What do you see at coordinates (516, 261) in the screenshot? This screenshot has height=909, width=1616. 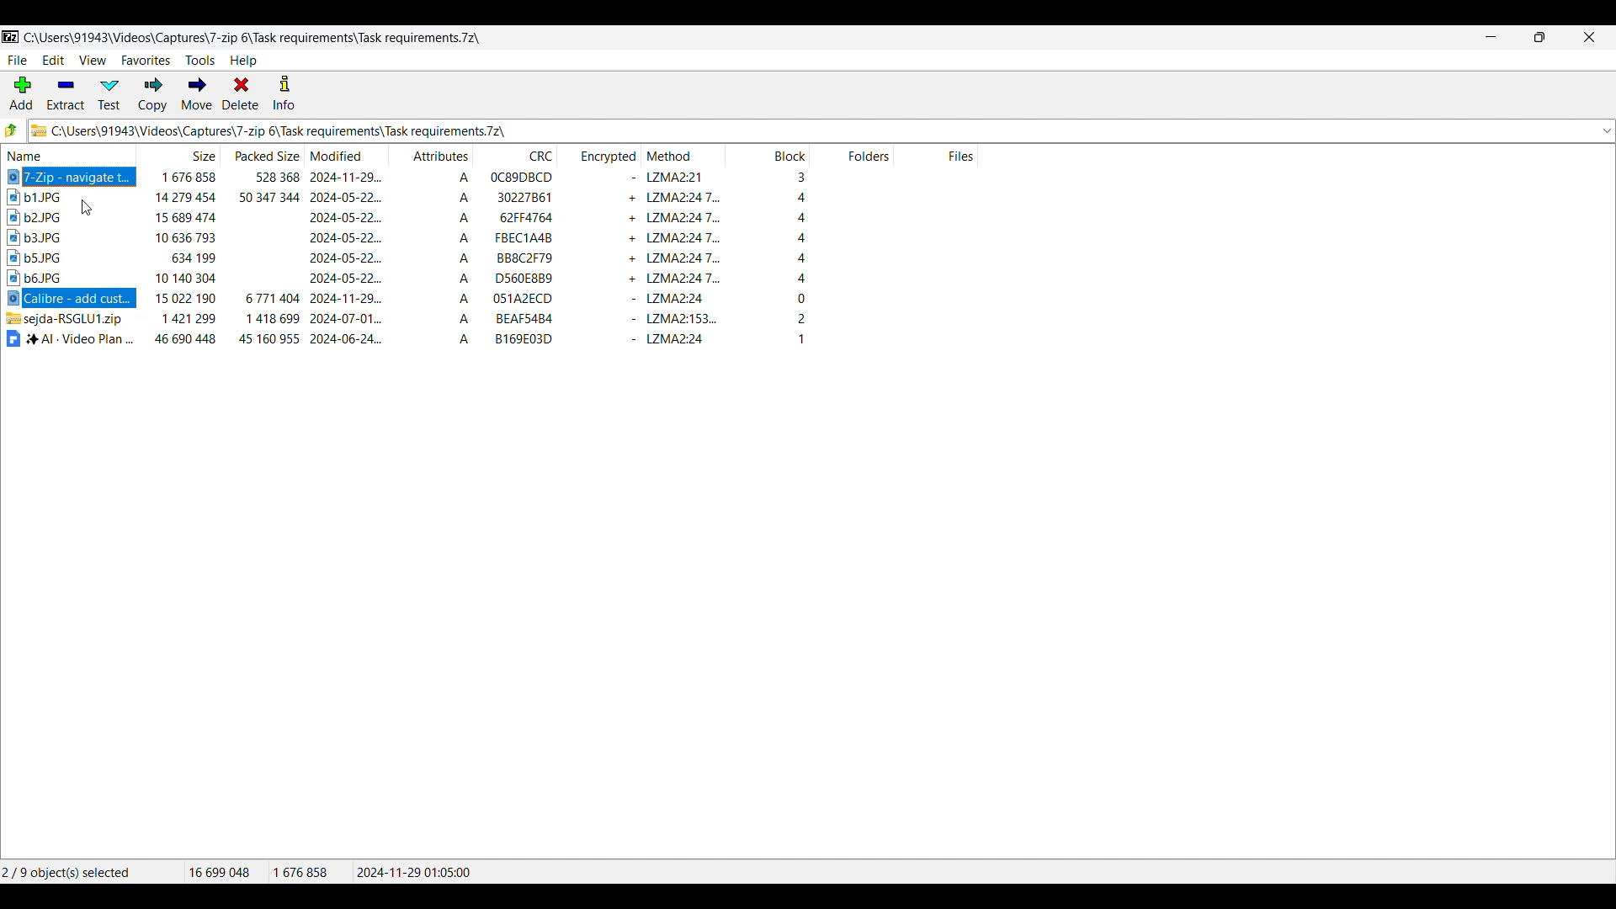 I see `CRC` at bounding box center [516, 261].